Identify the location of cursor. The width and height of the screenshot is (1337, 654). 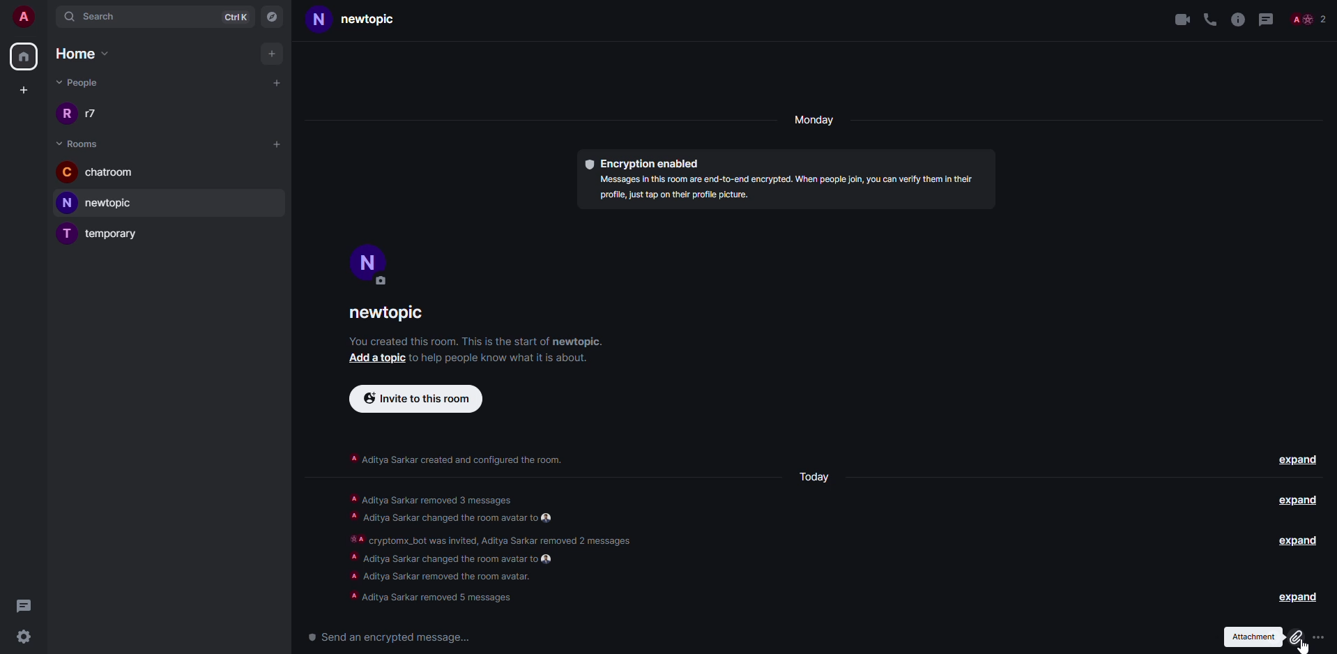
(1302, 646).